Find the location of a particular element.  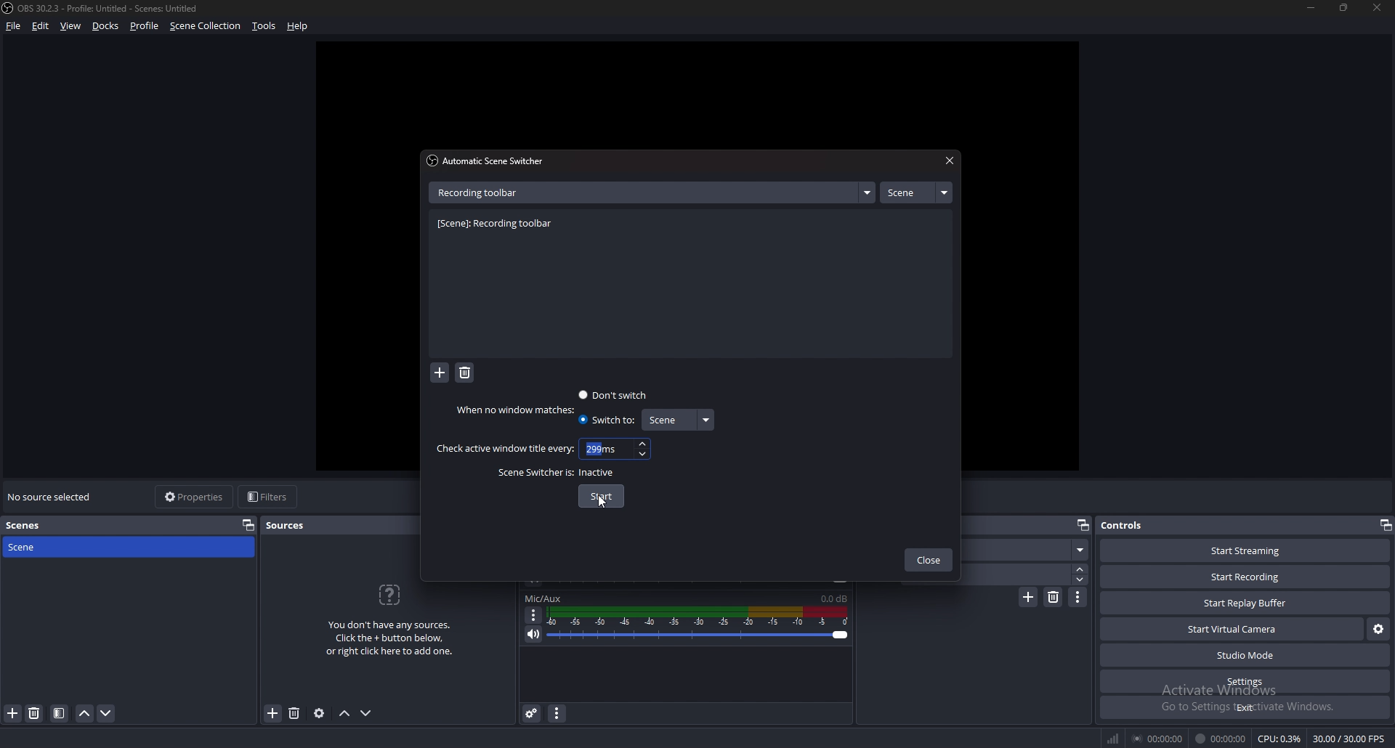

move scene down is located at coordinates (107, 713).